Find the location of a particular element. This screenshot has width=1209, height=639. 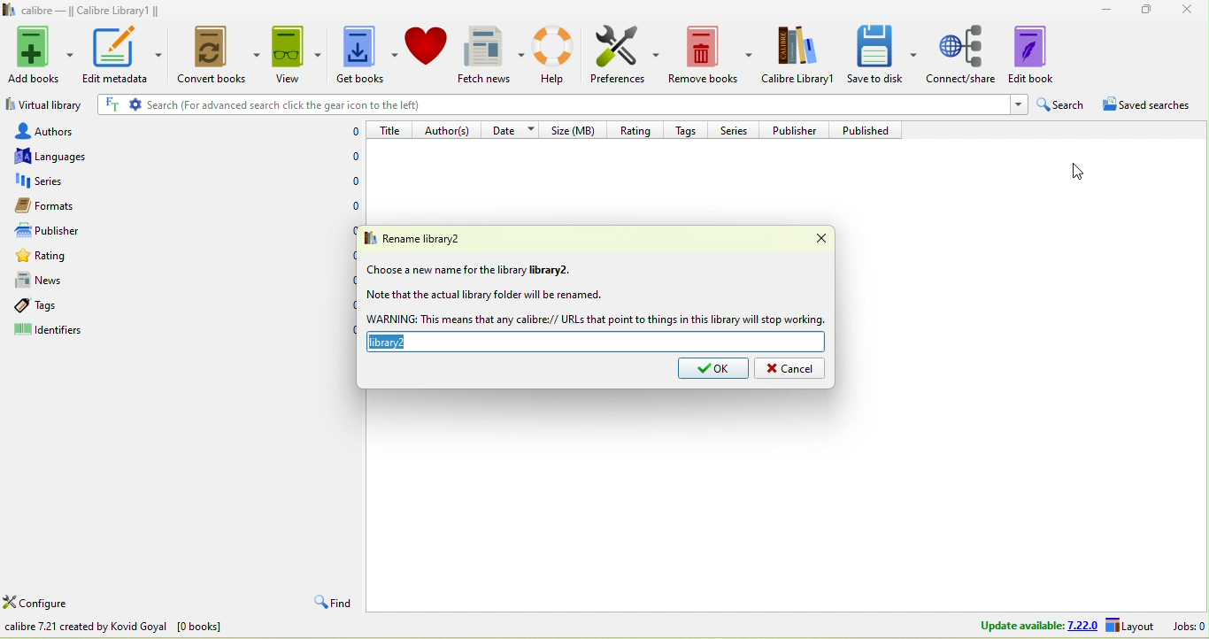

0 is located at coordinates (344, 278).